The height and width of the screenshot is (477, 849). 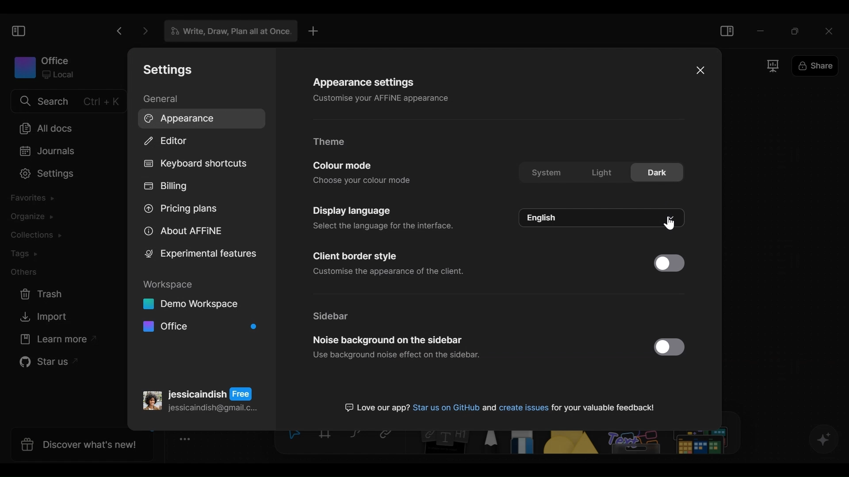 I want to click on Client border Style, so click(x=388, y=264).